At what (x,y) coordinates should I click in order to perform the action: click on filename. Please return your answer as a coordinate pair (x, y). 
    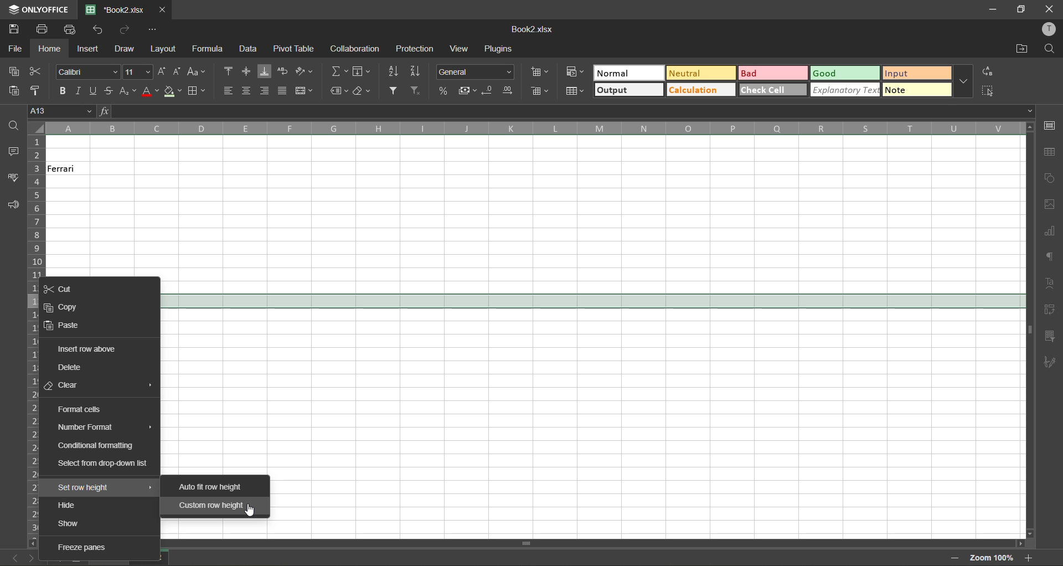
    Looking at the image, I should click on (120, 10).